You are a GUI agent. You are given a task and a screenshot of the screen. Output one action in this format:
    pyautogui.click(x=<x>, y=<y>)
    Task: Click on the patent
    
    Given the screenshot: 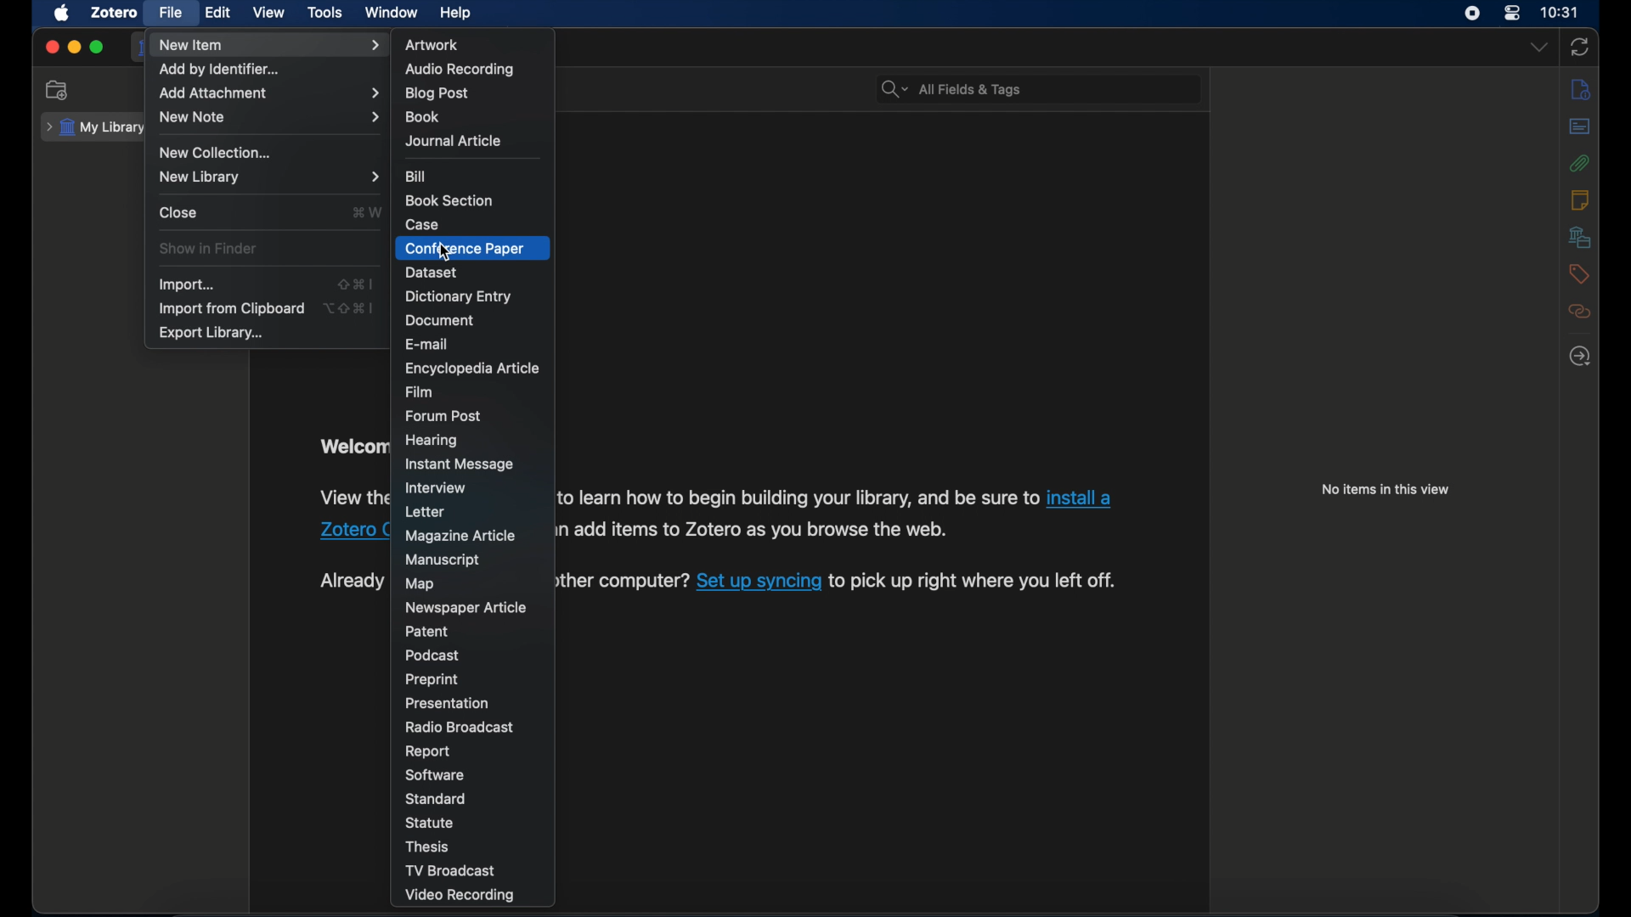 What is the action you would take?
    pyautogui.click(x=427, y=631)
    